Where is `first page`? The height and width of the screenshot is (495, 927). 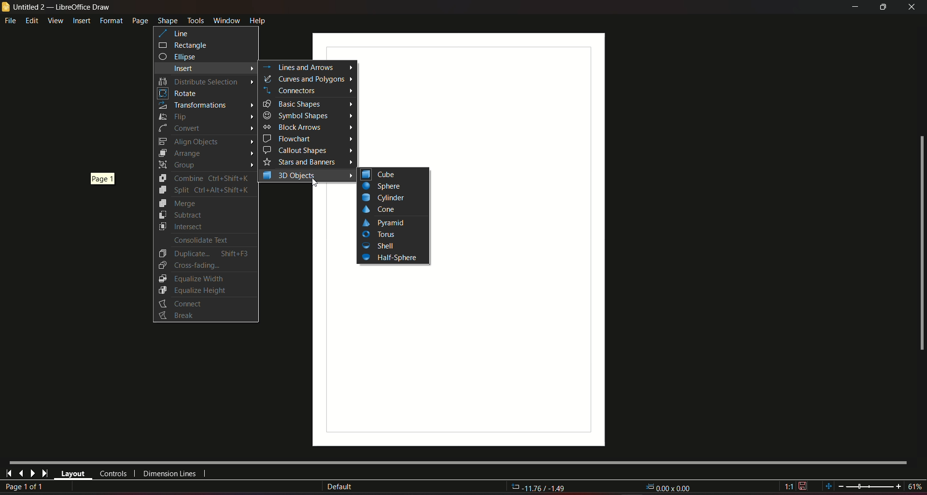
first page is located at coordinates (9, 472).